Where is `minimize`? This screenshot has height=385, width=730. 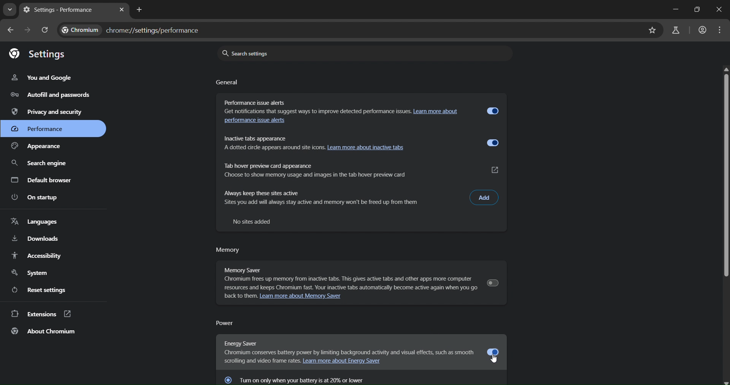
minimize is located at coordinates (674, 9).